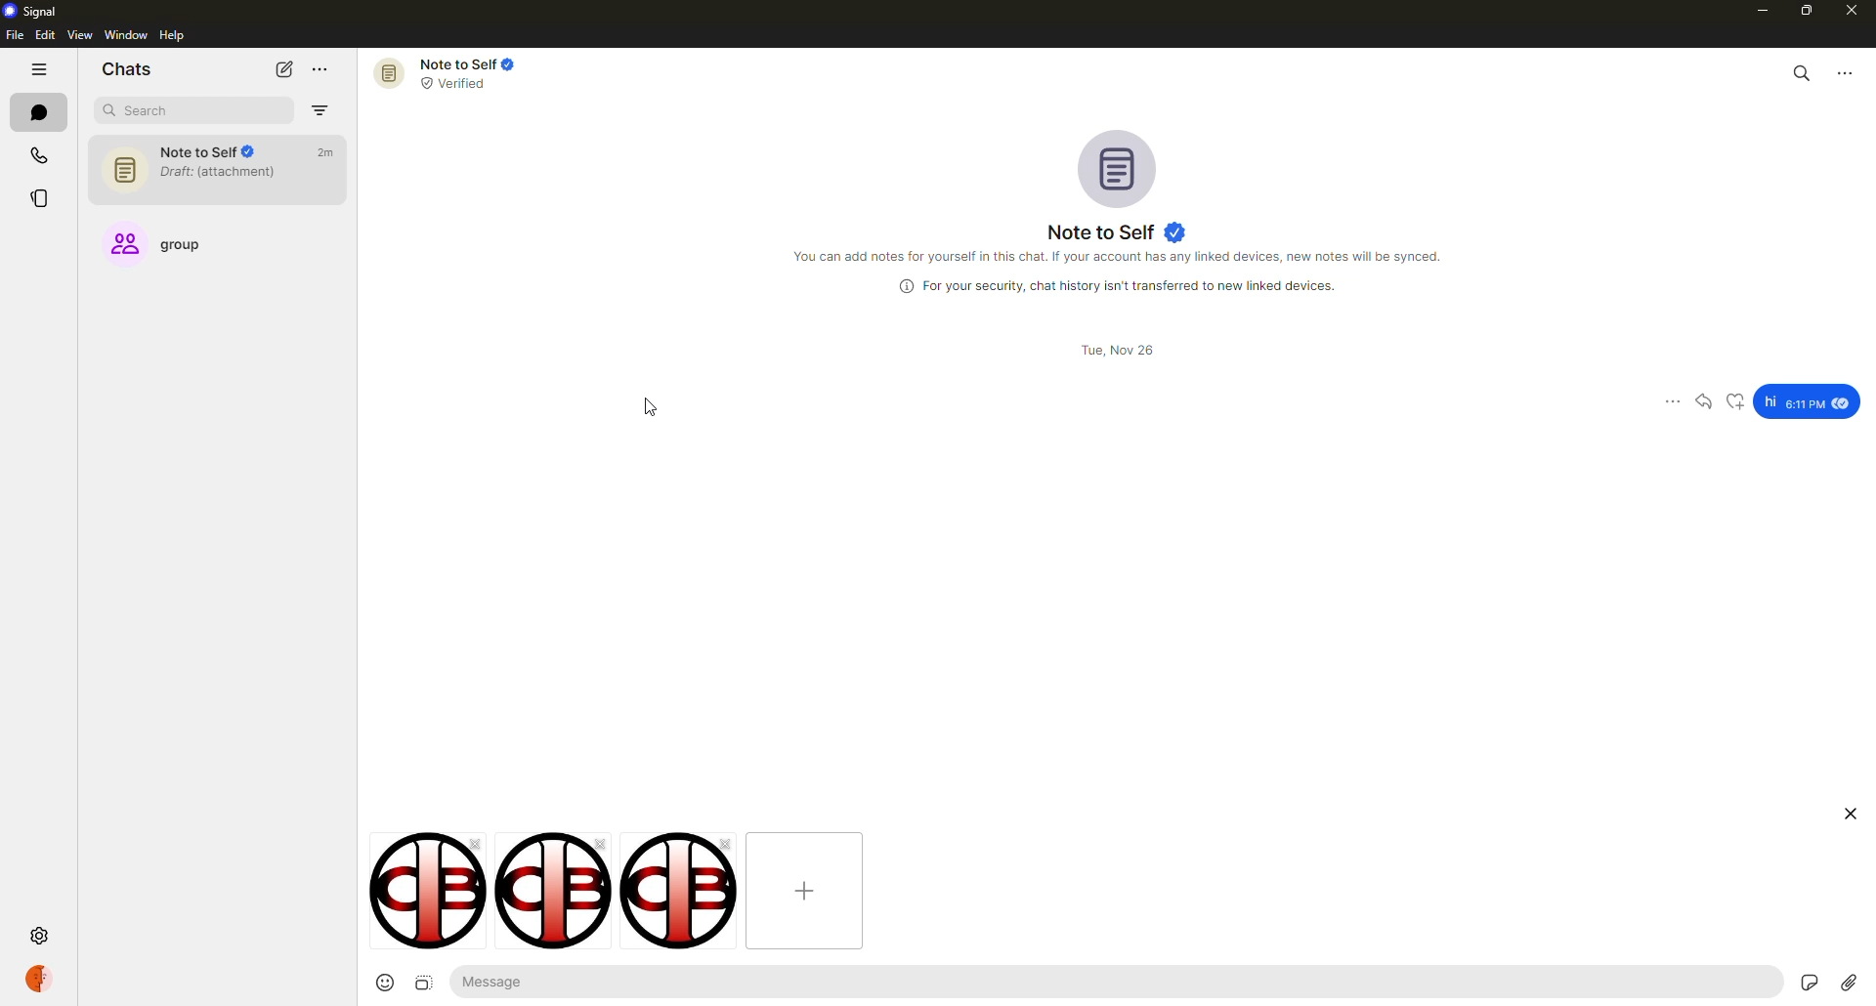 The width and height of the screenshot is (1876, 1006). I want to click on profile pic, so click(1116, 167).